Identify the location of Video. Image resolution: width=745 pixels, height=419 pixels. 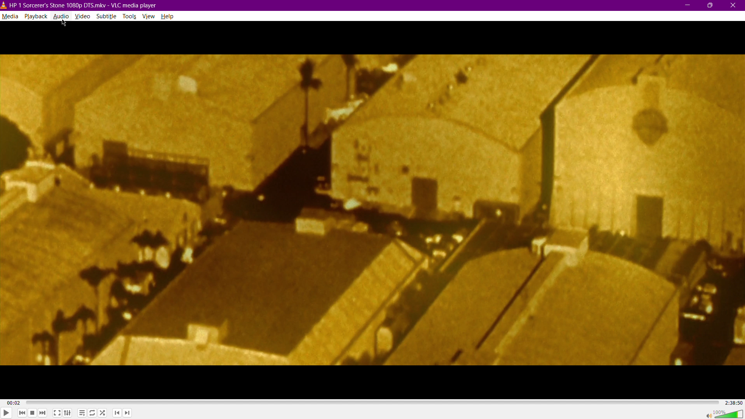
(84, 17).